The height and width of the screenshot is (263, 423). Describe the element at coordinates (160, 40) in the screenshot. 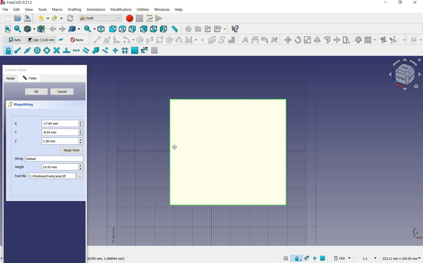

I see `rectangle` at that location.